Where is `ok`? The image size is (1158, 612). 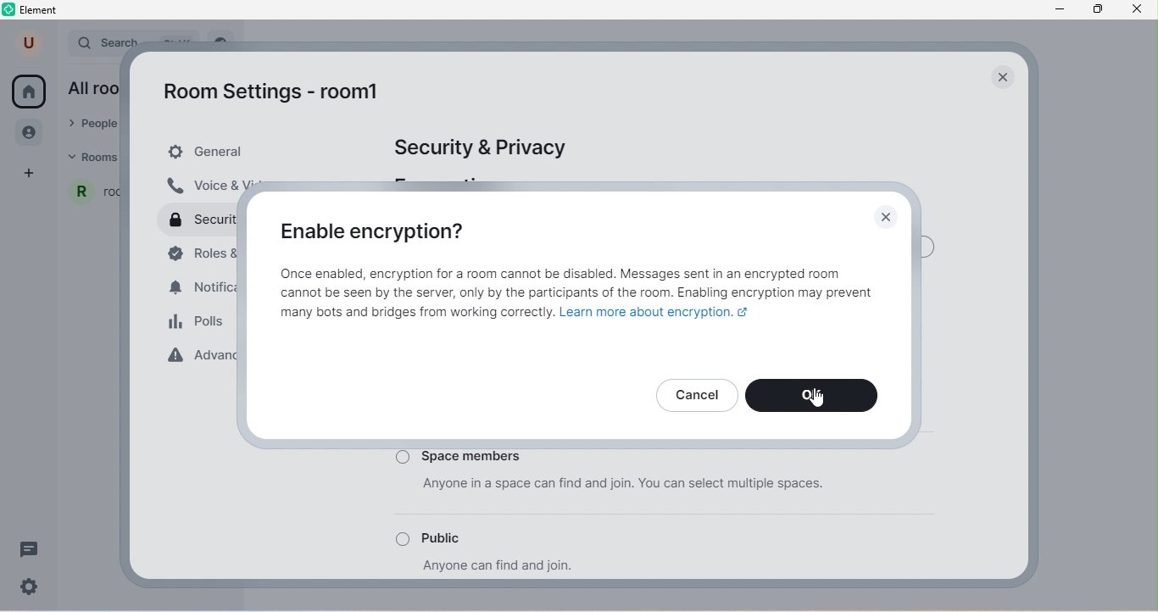 ok is located at coordinates (817, 396).